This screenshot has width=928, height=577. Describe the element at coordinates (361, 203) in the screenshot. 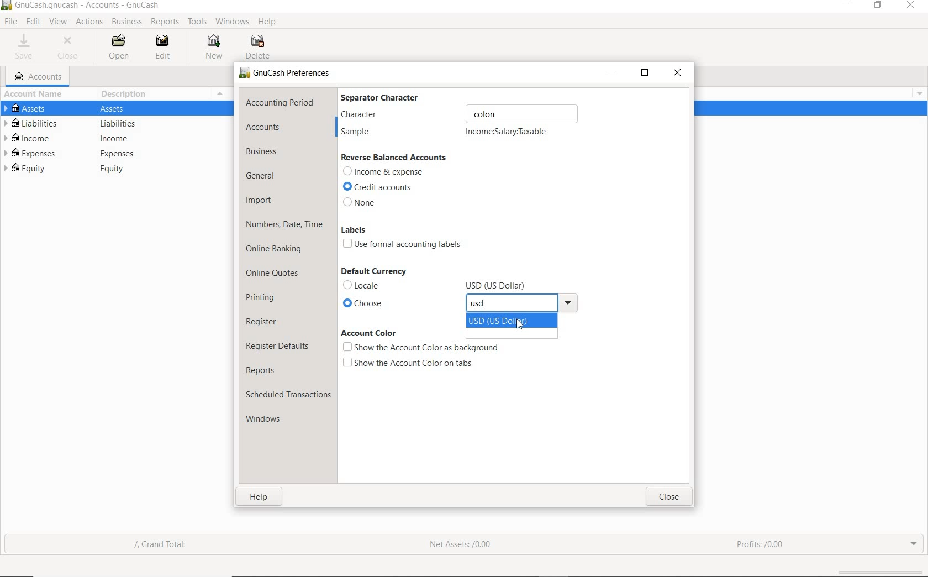

I see `none` at that location.